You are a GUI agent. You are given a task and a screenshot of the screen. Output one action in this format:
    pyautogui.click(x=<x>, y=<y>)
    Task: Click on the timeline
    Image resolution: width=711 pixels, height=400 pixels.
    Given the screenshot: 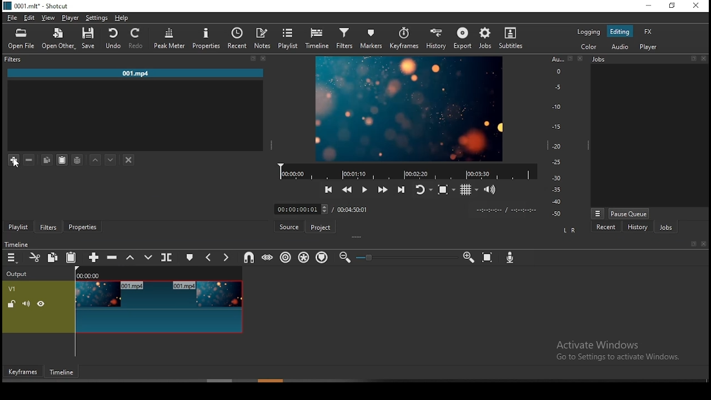 What is the action you would take?
    pyautogui.click(x=17, y=243)
    